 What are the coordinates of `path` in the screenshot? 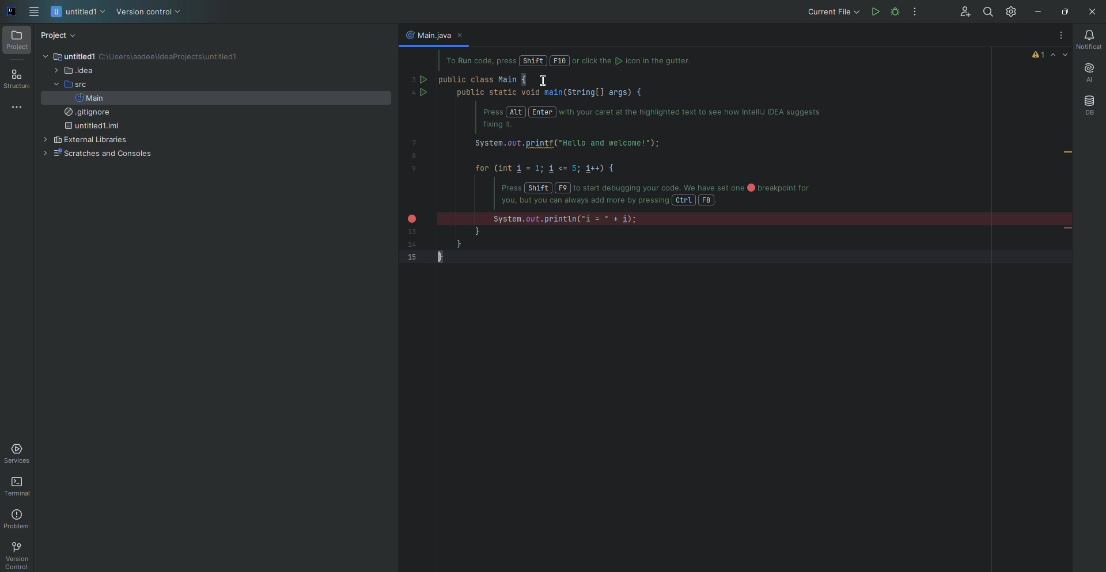 It's located at (172, 58).